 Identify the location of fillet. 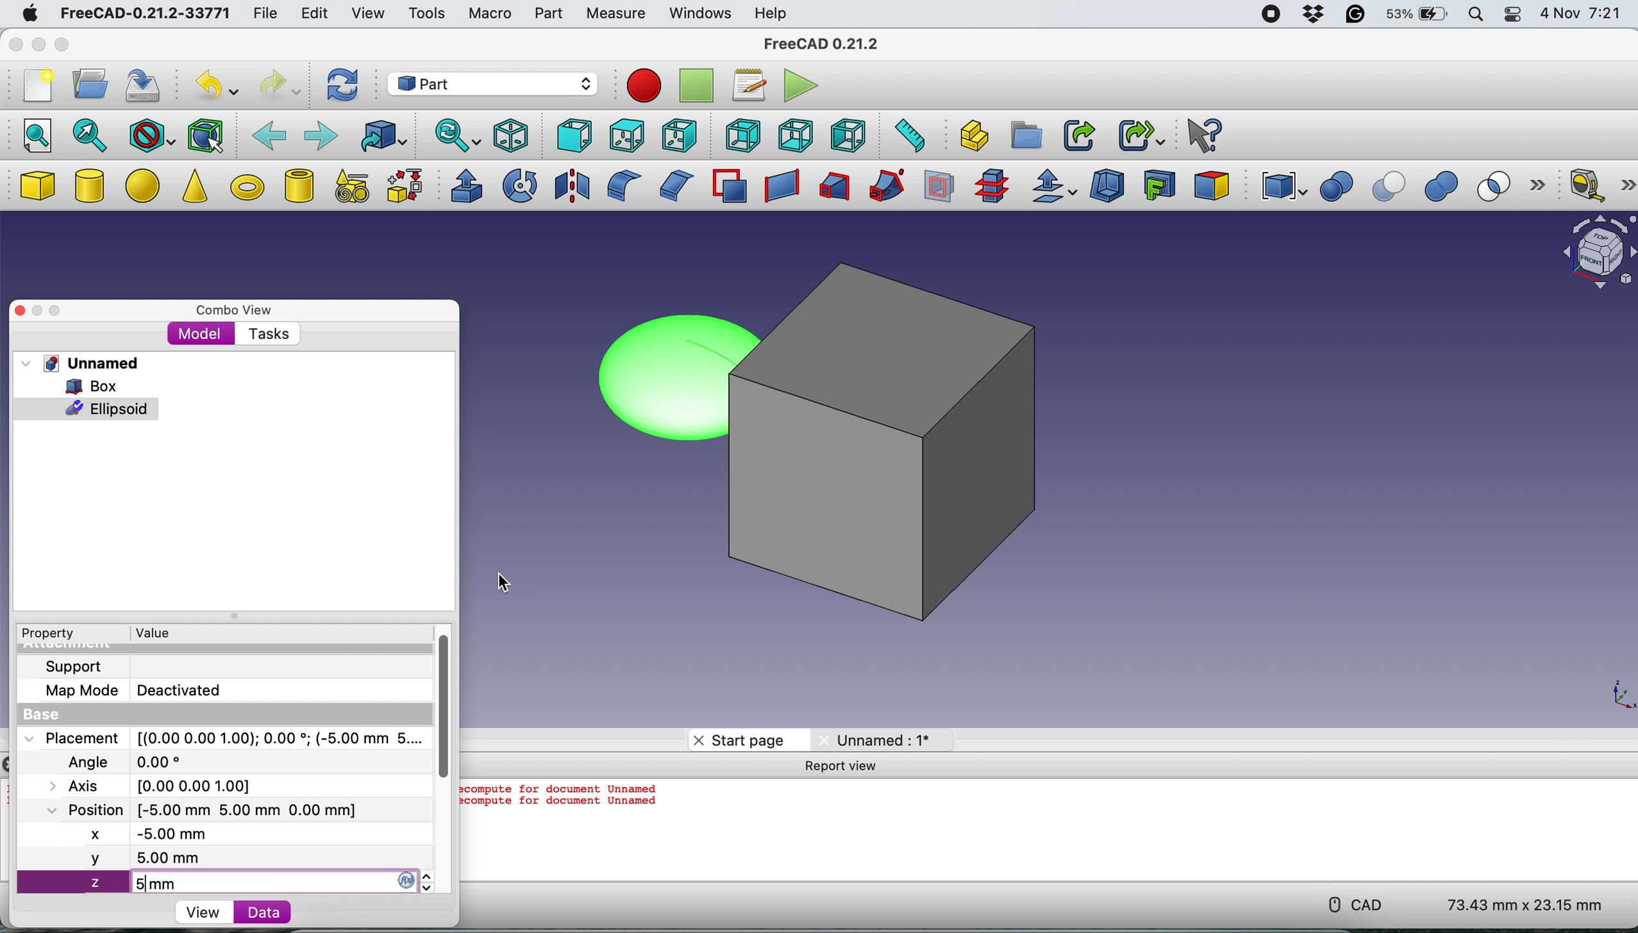
(619, 186).